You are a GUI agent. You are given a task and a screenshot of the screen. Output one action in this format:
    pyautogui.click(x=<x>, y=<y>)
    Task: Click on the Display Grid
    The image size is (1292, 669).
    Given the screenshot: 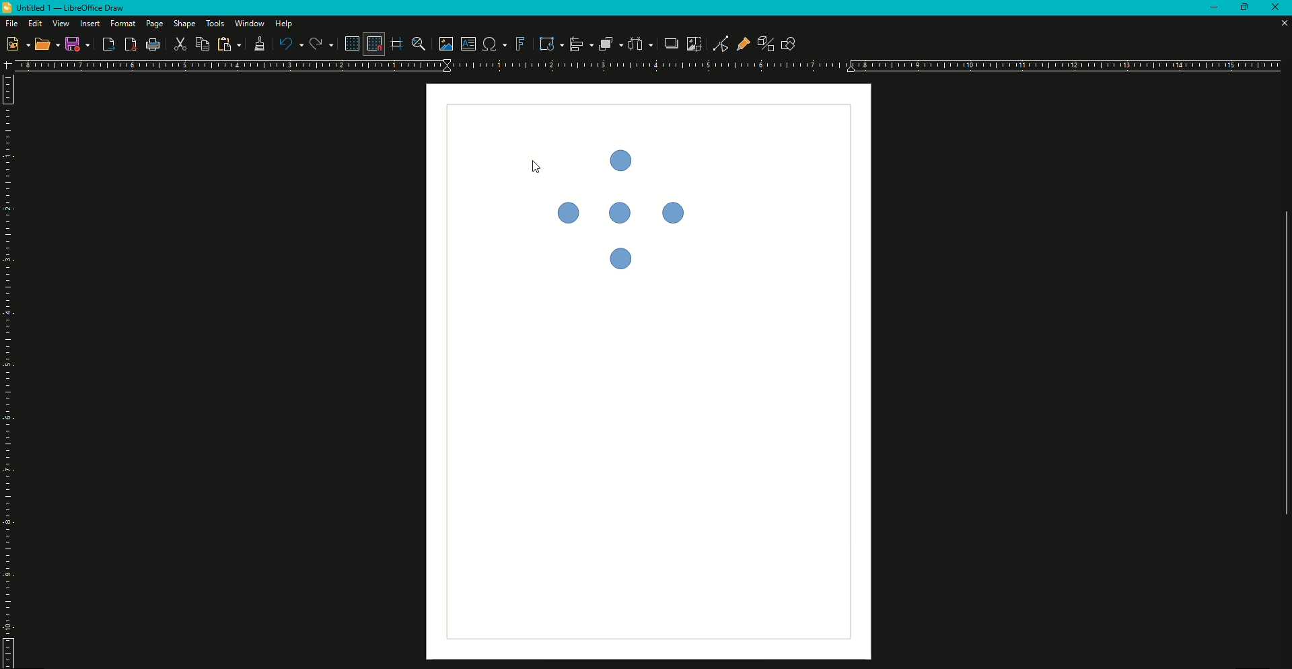 What is the action you would take?
    pyautogui.click(x=351, y=44)
    